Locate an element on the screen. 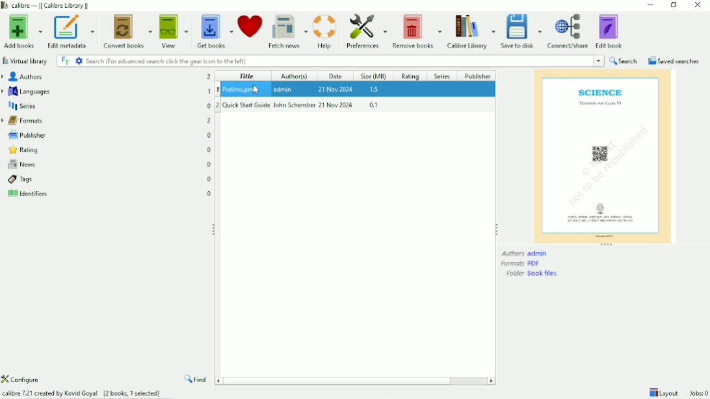 Image resolution: width=710 pixels, height=399 pixels. 0 is located at coordinates (209, 192).